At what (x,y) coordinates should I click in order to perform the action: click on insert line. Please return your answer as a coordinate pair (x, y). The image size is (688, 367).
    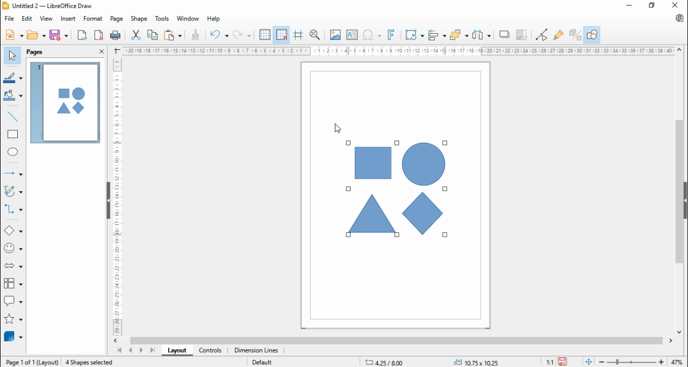
    Looking at the image, I should click on (15, 116).